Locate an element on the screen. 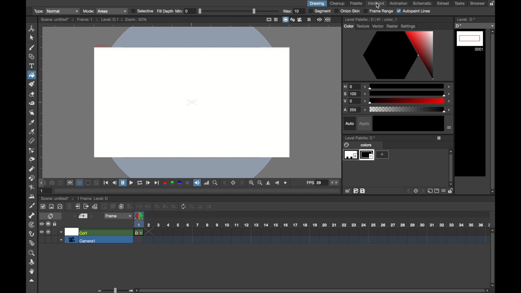 Image resolution: width=521 pixels, height=293 pixels. back is located at coordinates (104, 206).